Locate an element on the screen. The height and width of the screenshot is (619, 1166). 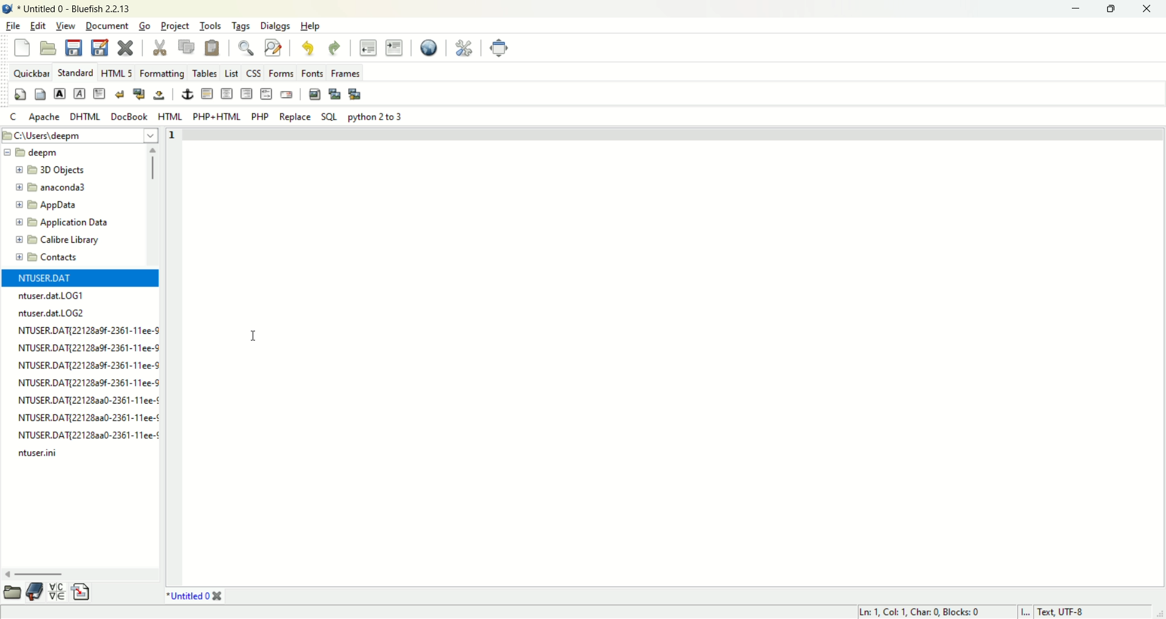
quick settings is located at coordinates (21, 93).